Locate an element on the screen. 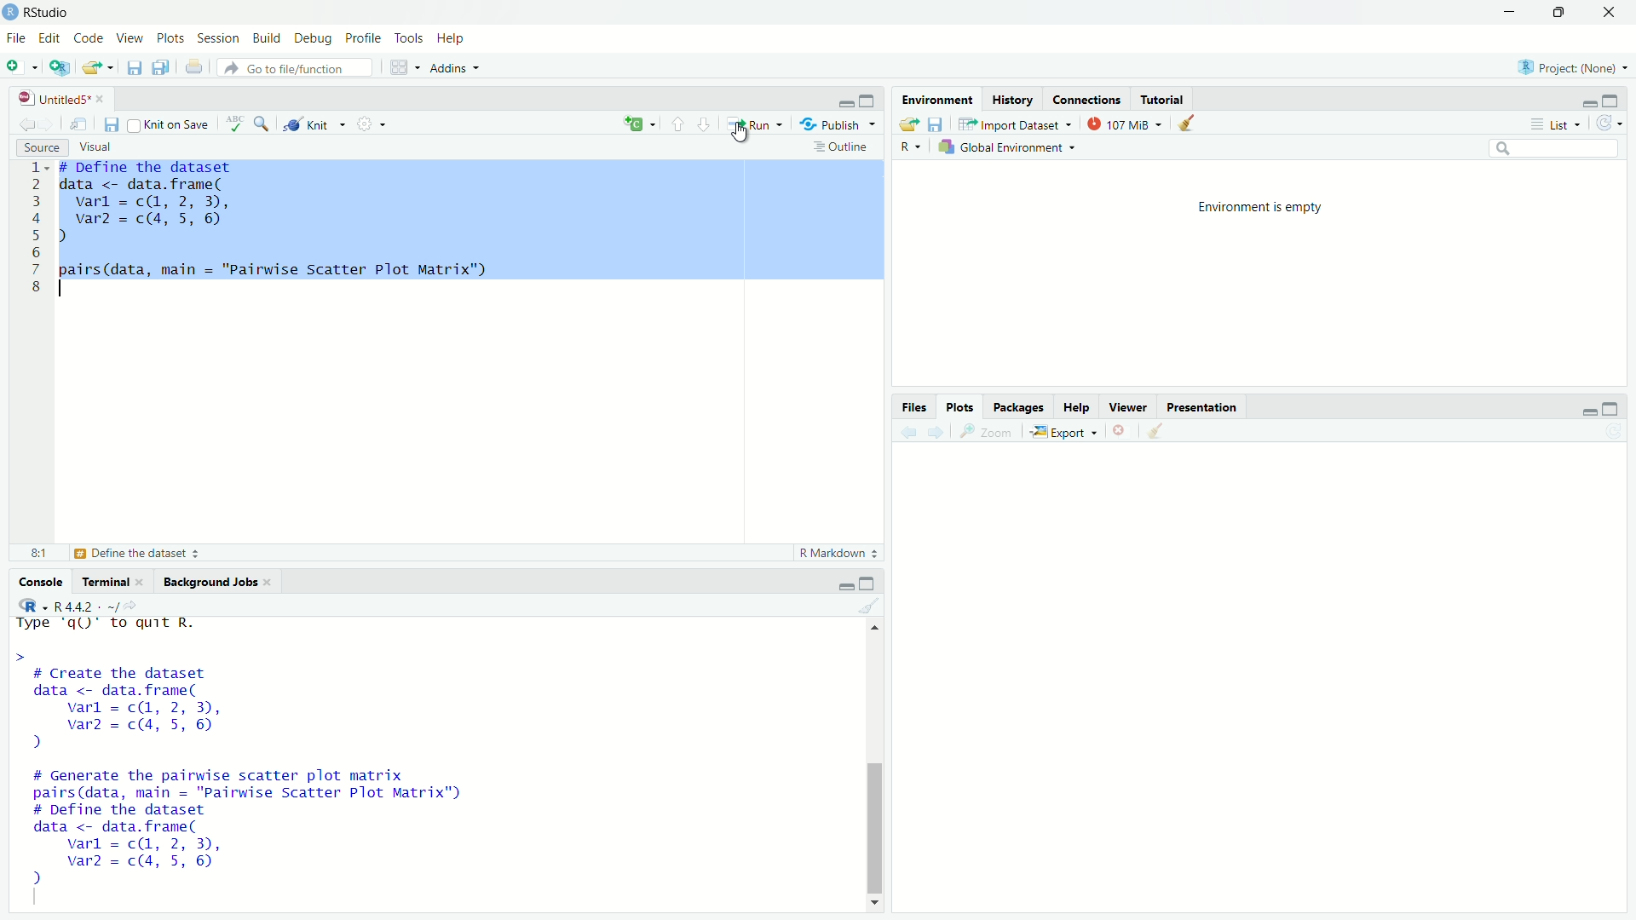  Find/Replace  is located at coordinates (262, 123).